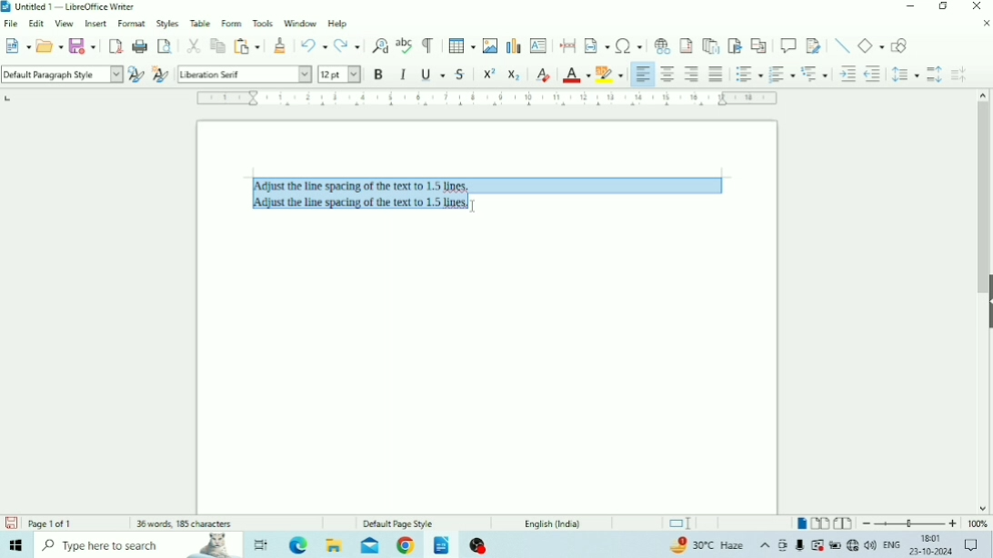  Describe the element at coordinates (597, 45) in the screenshot. I see `Insert Field` at that location.